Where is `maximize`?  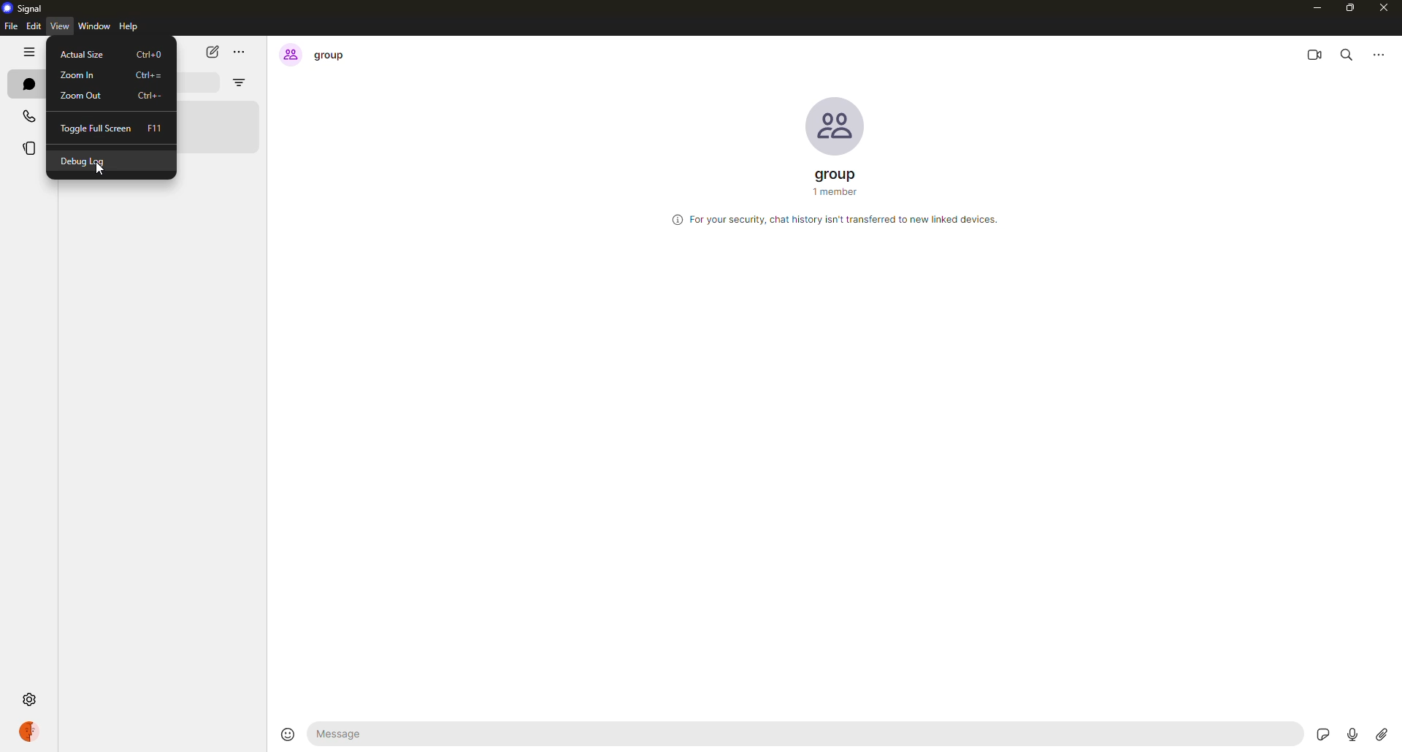 maximize is located at coordinates (1350, 9).